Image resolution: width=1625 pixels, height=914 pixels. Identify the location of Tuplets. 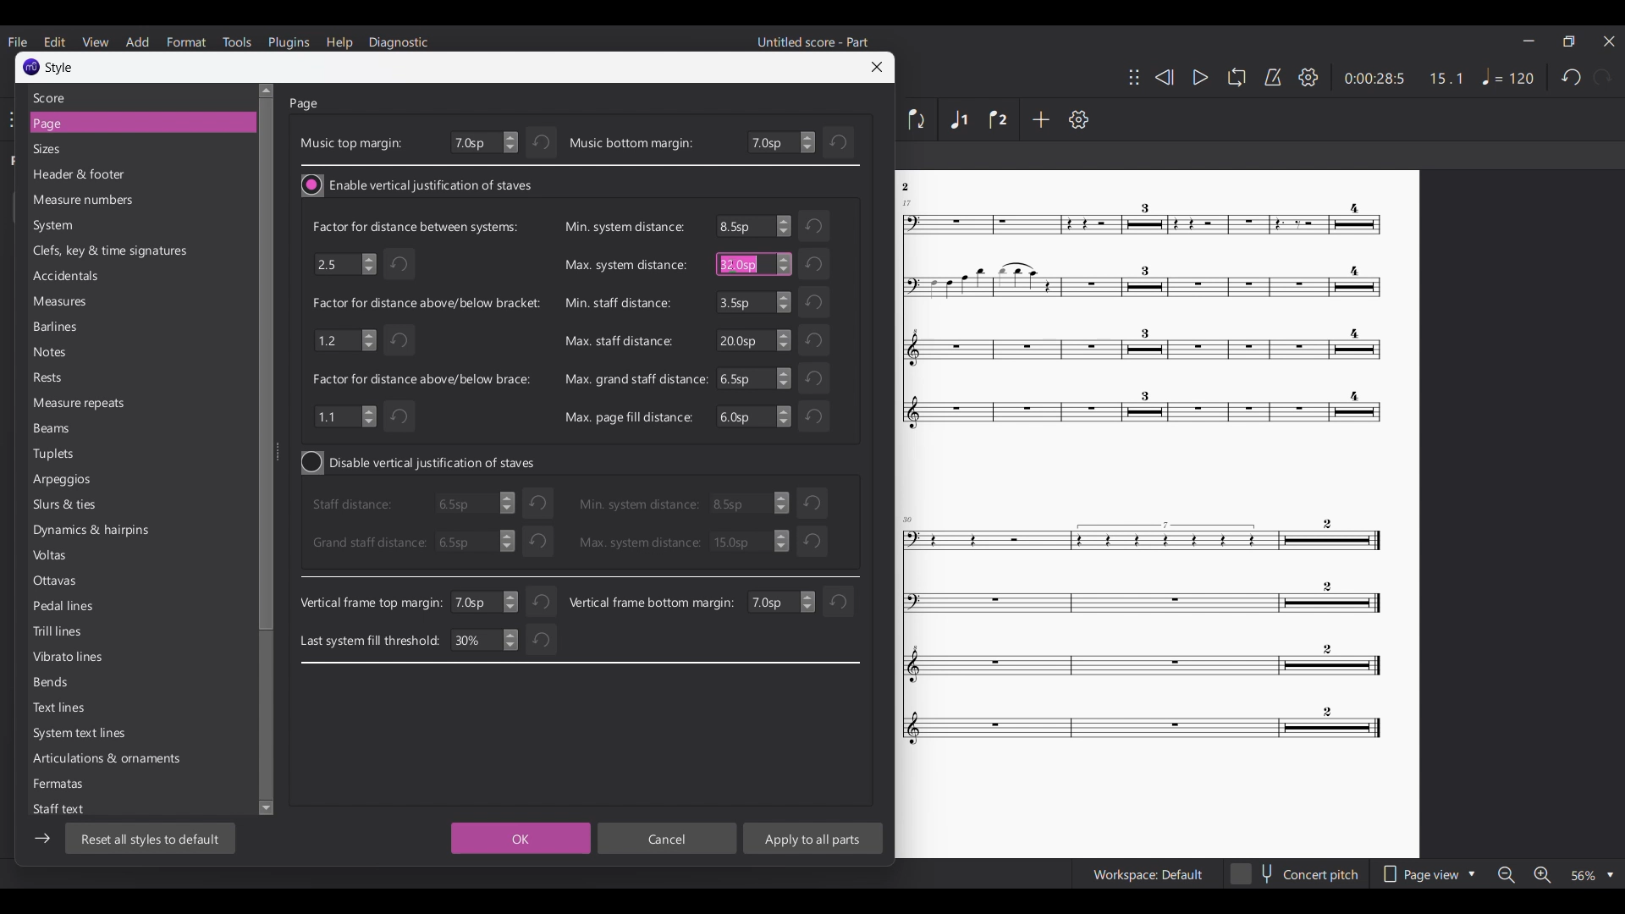
(79, 454).